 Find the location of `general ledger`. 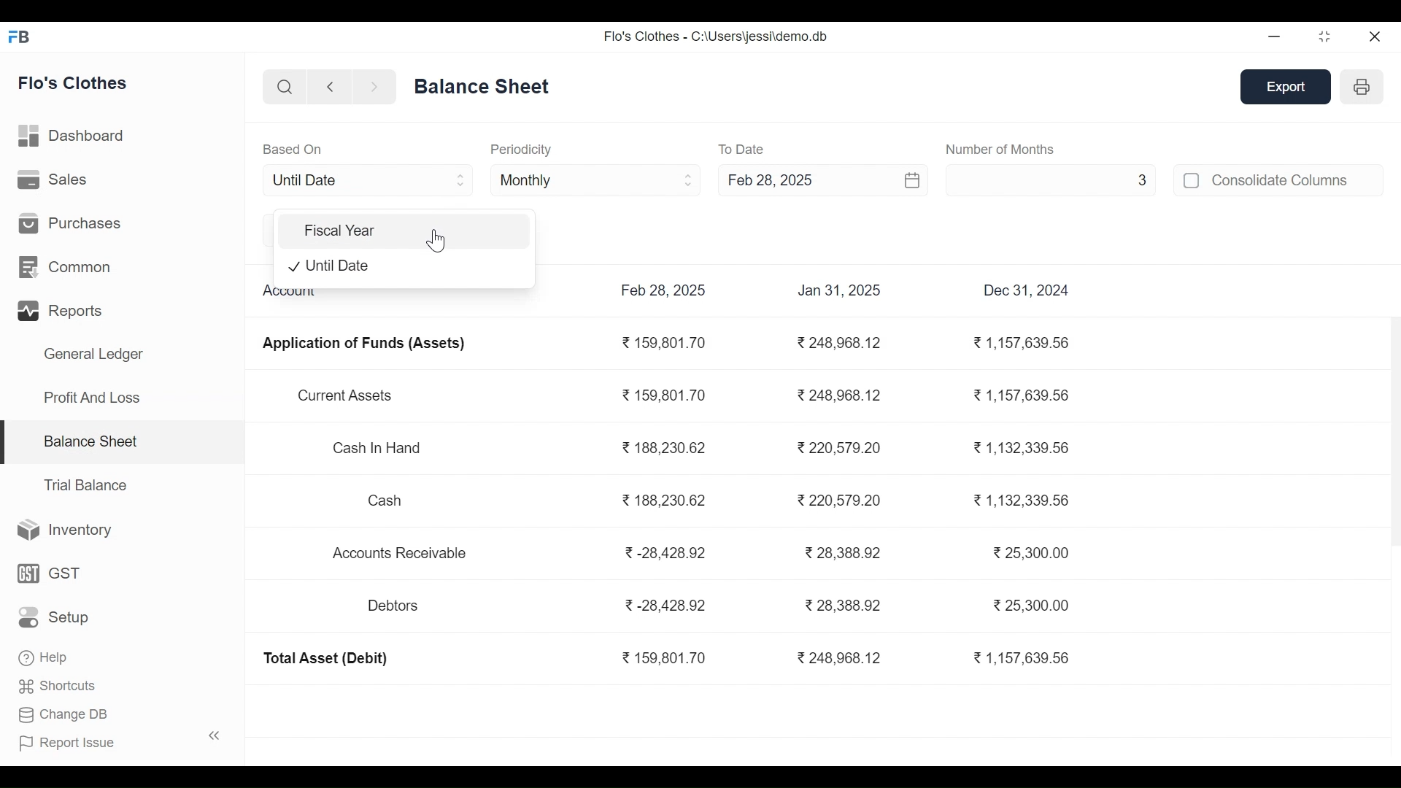

general ledger is located at coordinates (485, 85).